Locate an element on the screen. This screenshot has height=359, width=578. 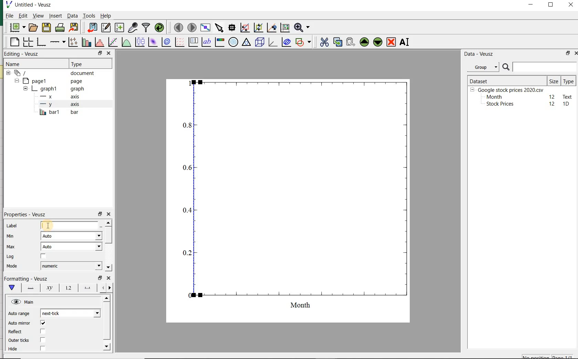
main formatting is located at coordinates (10, 287).